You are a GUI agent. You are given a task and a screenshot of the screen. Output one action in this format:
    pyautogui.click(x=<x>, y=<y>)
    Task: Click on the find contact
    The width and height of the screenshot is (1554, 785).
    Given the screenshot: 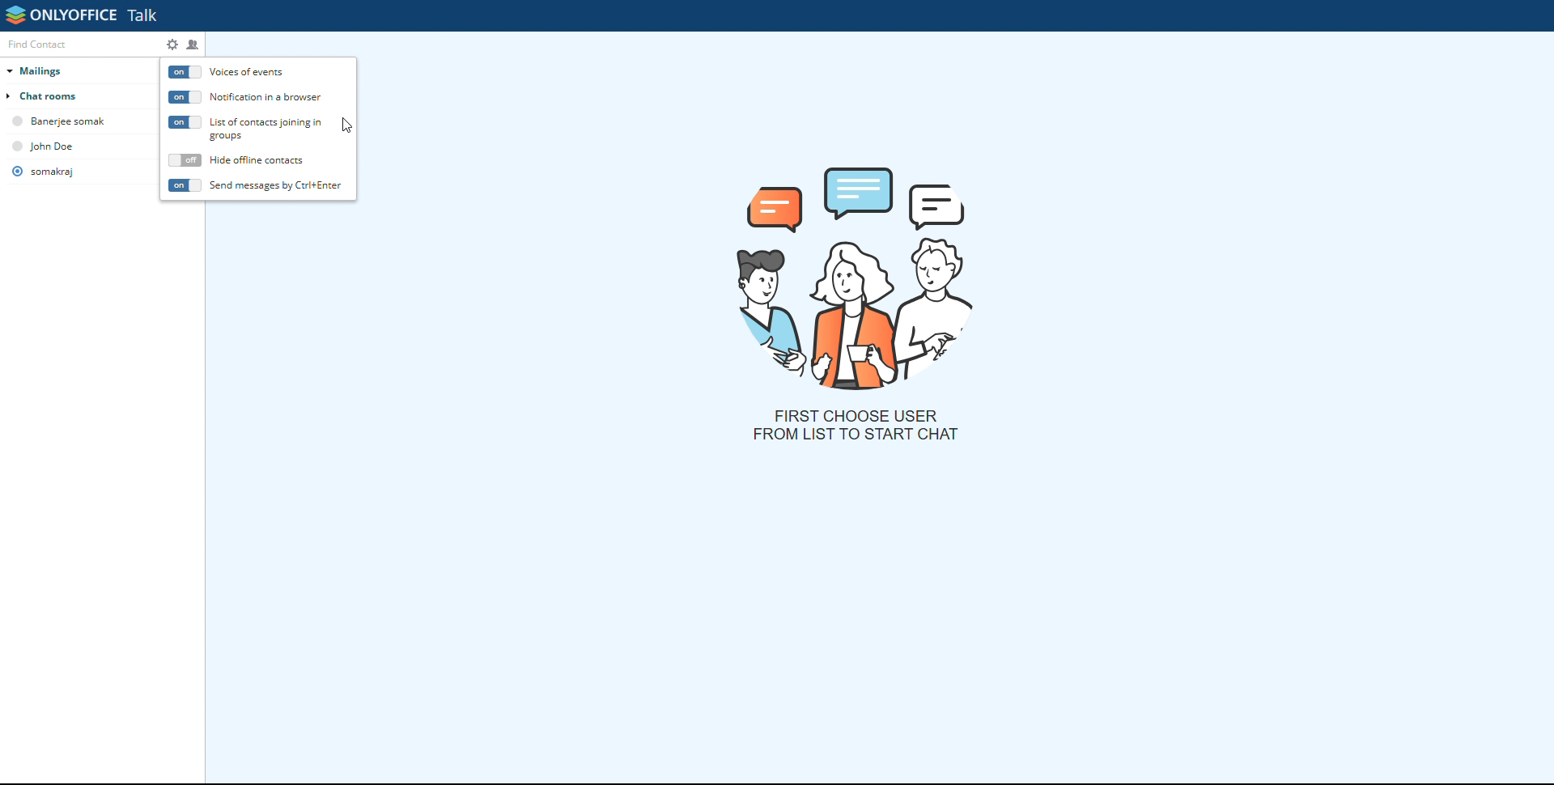 What is the action you would take?
    pyautogui.click(x=80, y=44)
    